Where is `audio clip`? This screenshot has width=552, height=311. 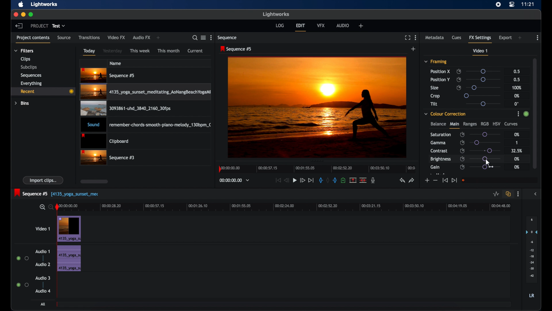
audio clip is located at coordinates (69, 259).